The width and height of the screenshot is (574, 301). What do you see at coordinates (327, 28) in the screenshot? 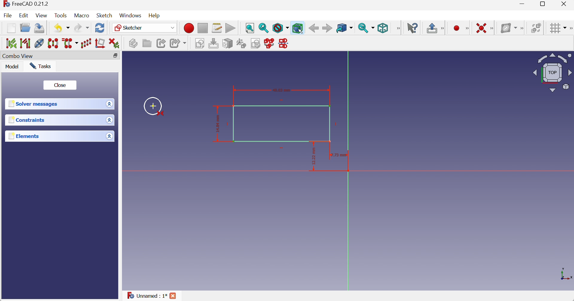
I see `Forward` at bounding box center [327, 28].